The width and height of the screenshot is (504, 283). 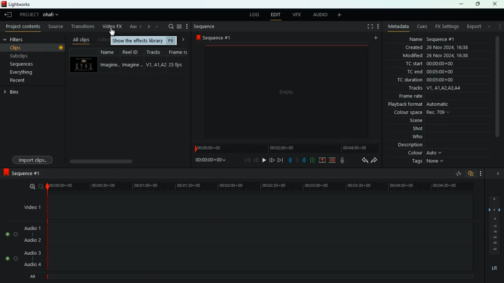 I want to click on export, so click(x=474, y=26).